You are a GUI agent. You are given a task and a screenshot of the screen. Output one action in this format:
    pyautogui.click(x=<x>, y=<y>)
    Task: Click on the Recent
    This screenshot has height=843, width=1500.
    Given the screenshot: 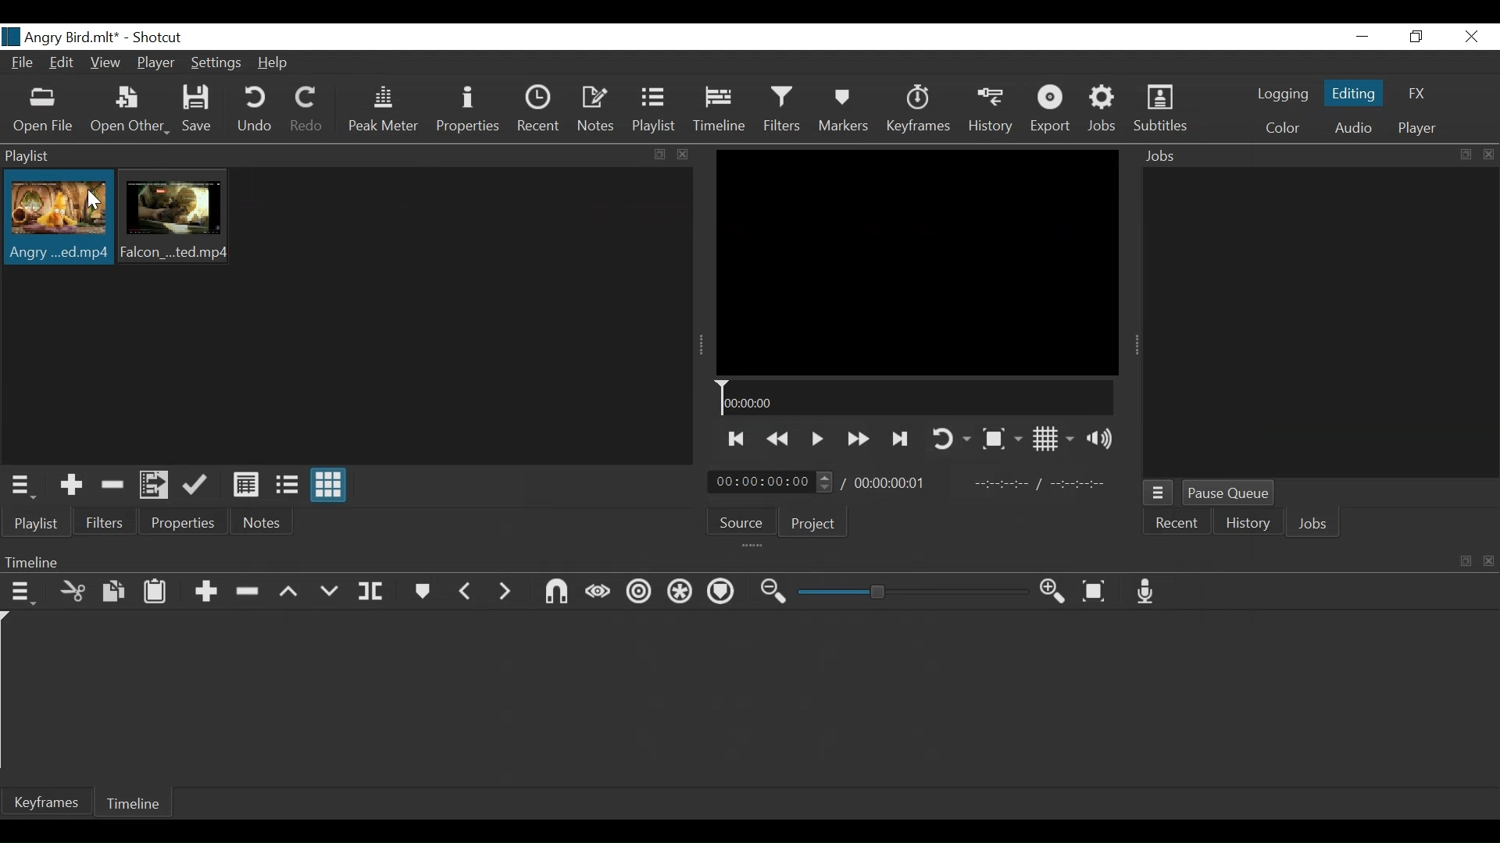 What is the action you would take?
    pyautogui.click(x=1177, y=522)
    